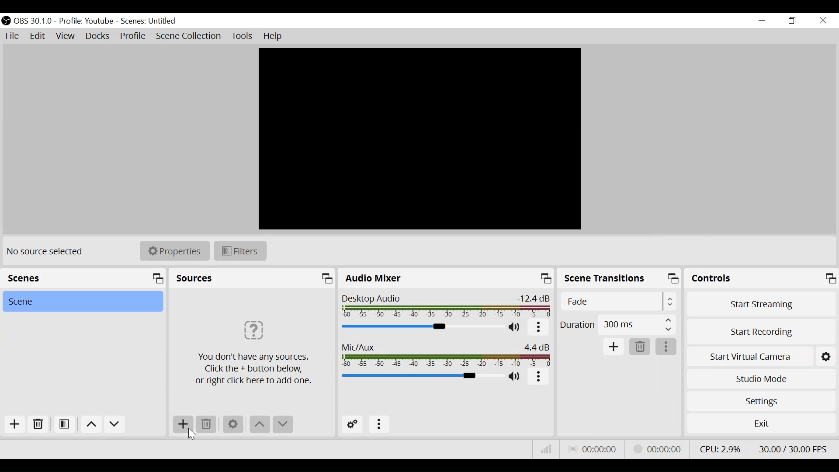 The width and height of the screenshot is (839, 472). I want to click on Filters, so click(240, 251).